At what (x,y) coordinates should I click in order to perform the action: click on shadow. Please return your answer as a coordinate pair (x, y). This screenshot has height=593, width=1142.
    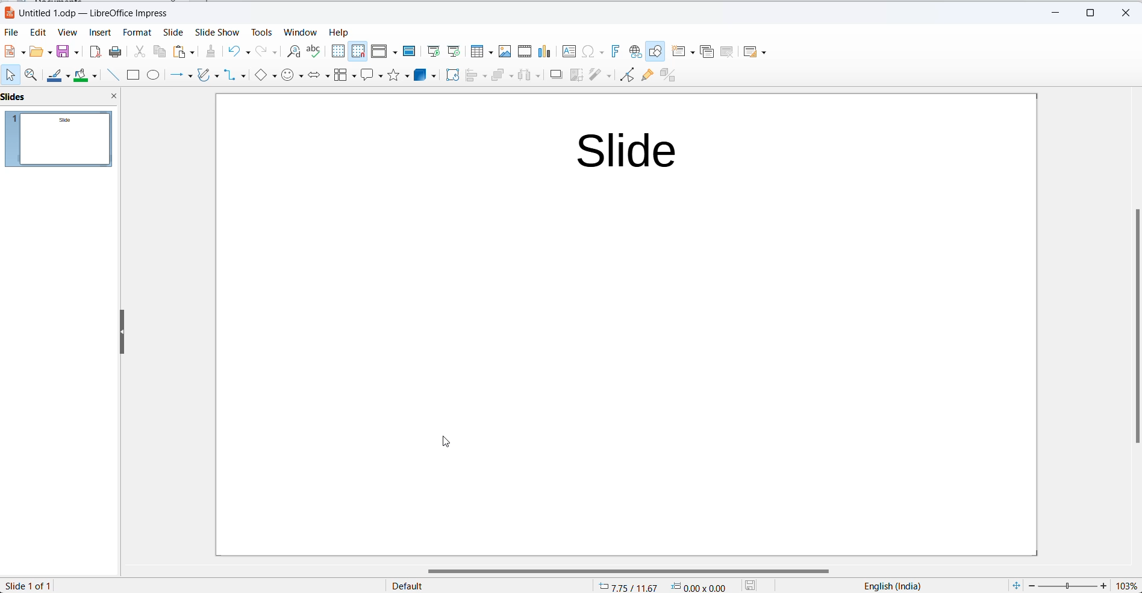
    Looking at the image, I should click on (557, 76).